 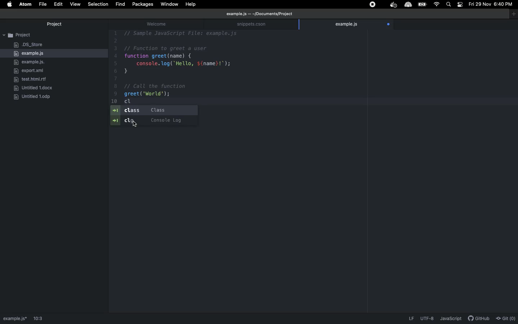 I want to click on fIND , so click(x=120, y=4).